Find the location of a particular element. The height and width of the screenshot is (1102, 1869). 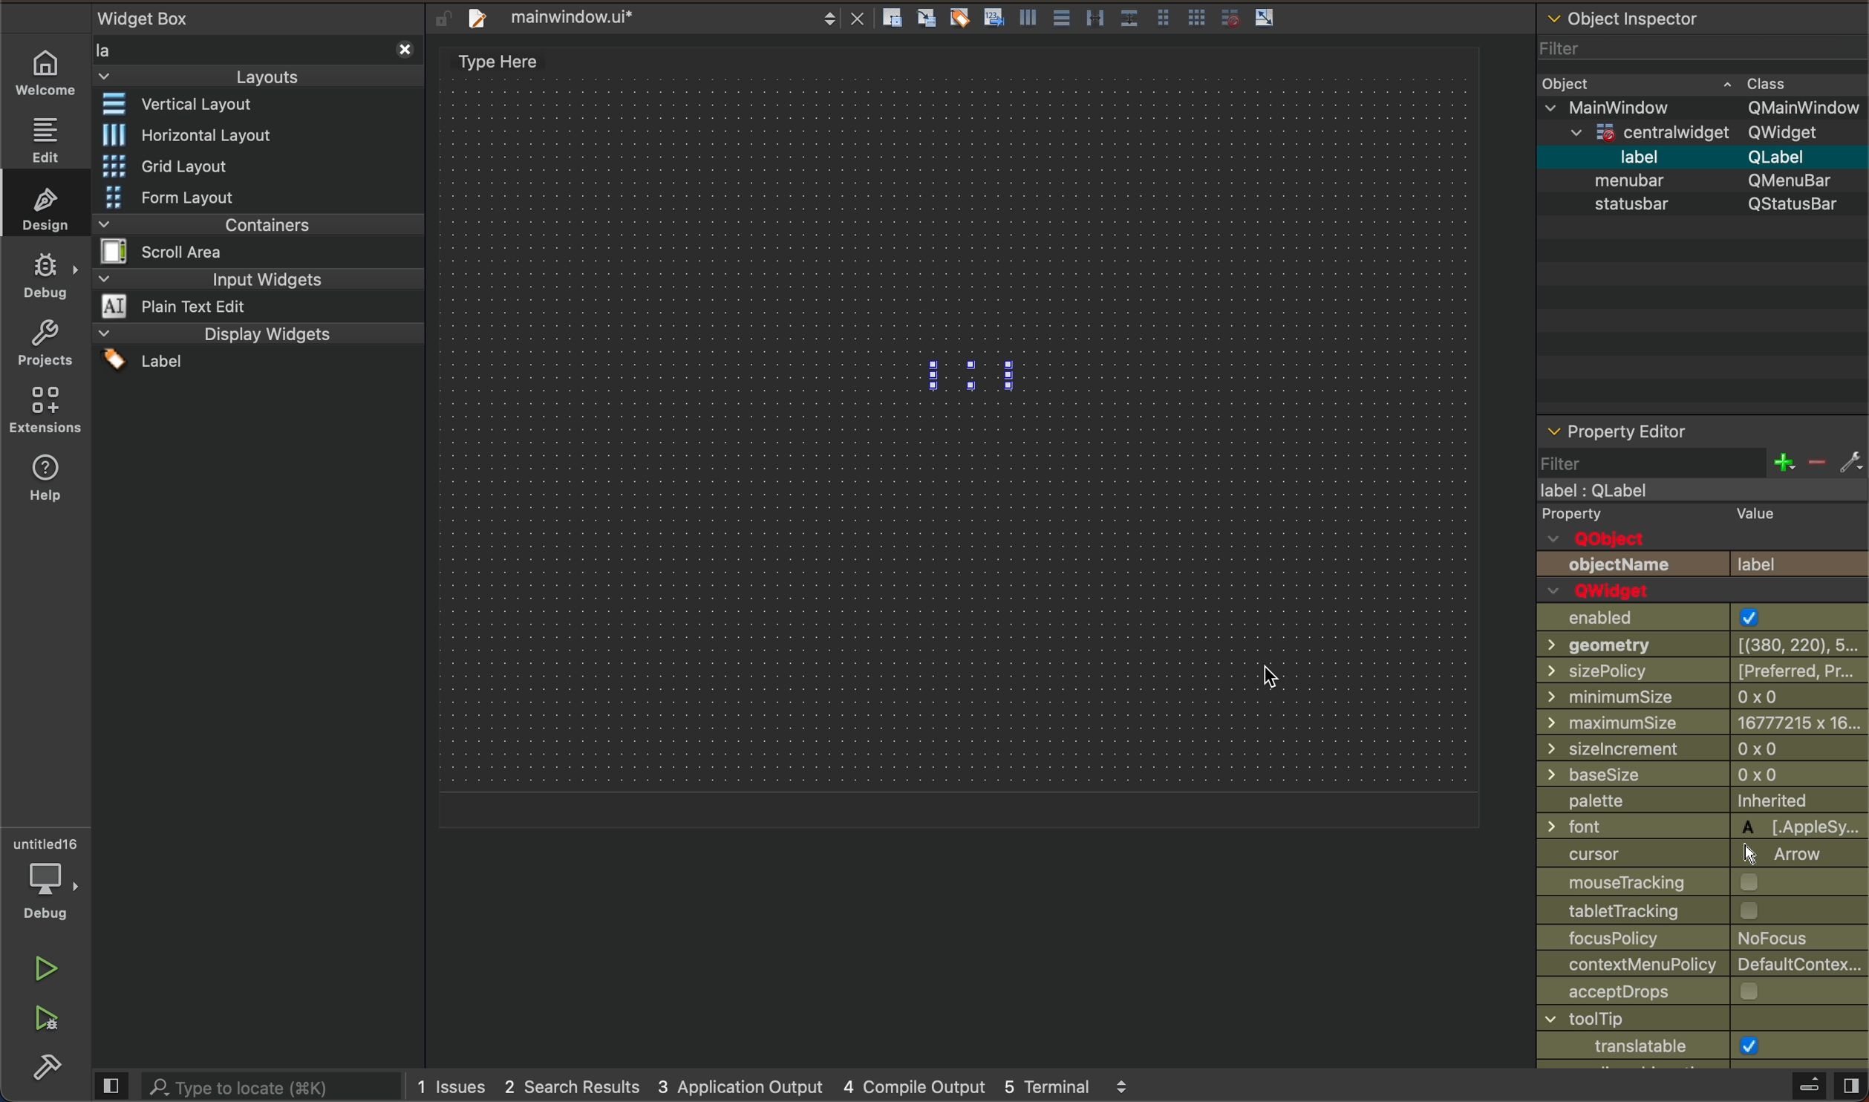

issues is located at coordinates (451, 1085).